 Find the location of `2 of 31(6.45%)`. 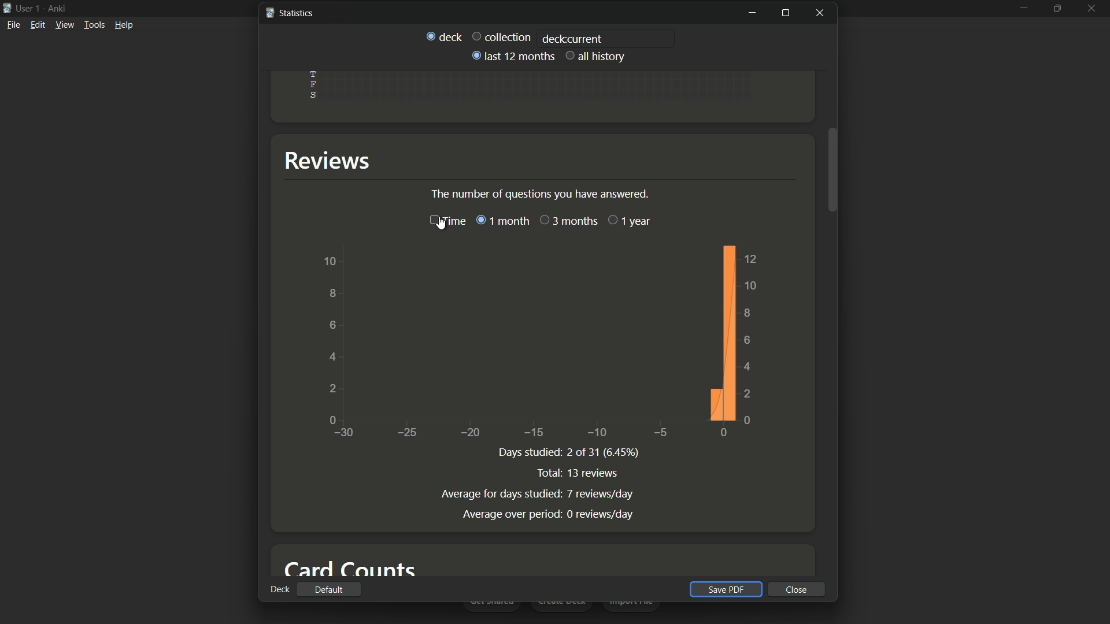

2 of 31(6.45%) is located at coordinates (602, 452).